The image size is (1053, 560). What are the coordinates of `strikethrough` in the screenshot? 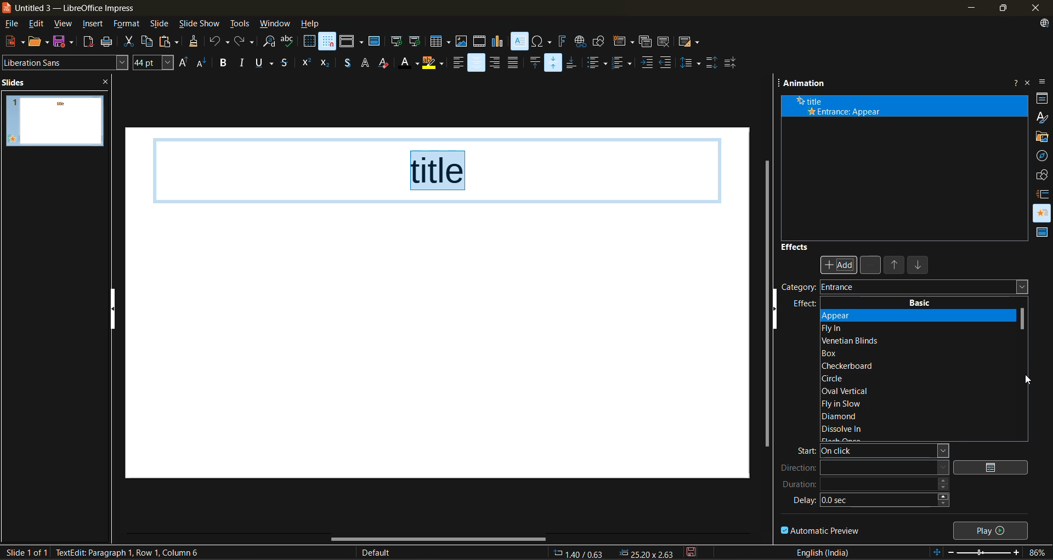 It's located at (285, 64).